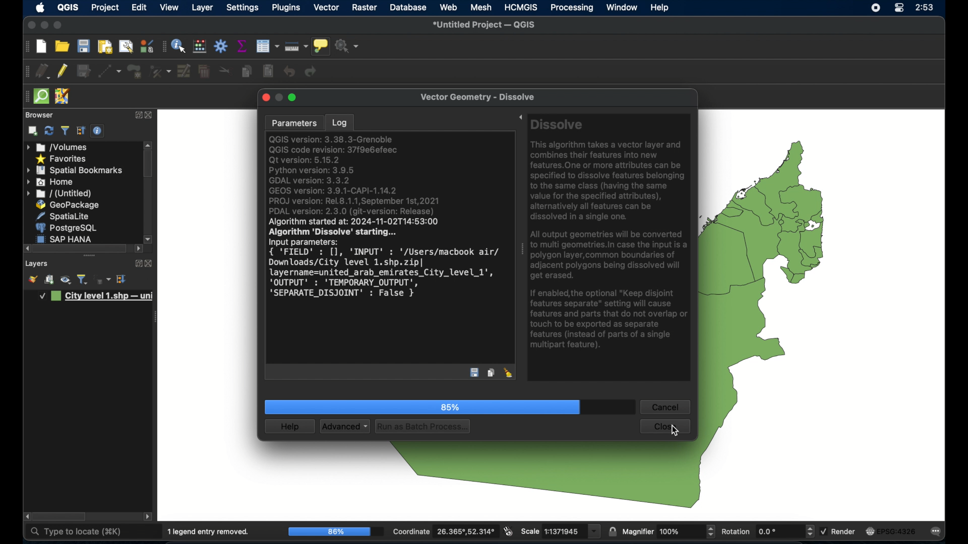  I want to click on expand all, so click(81, 131).